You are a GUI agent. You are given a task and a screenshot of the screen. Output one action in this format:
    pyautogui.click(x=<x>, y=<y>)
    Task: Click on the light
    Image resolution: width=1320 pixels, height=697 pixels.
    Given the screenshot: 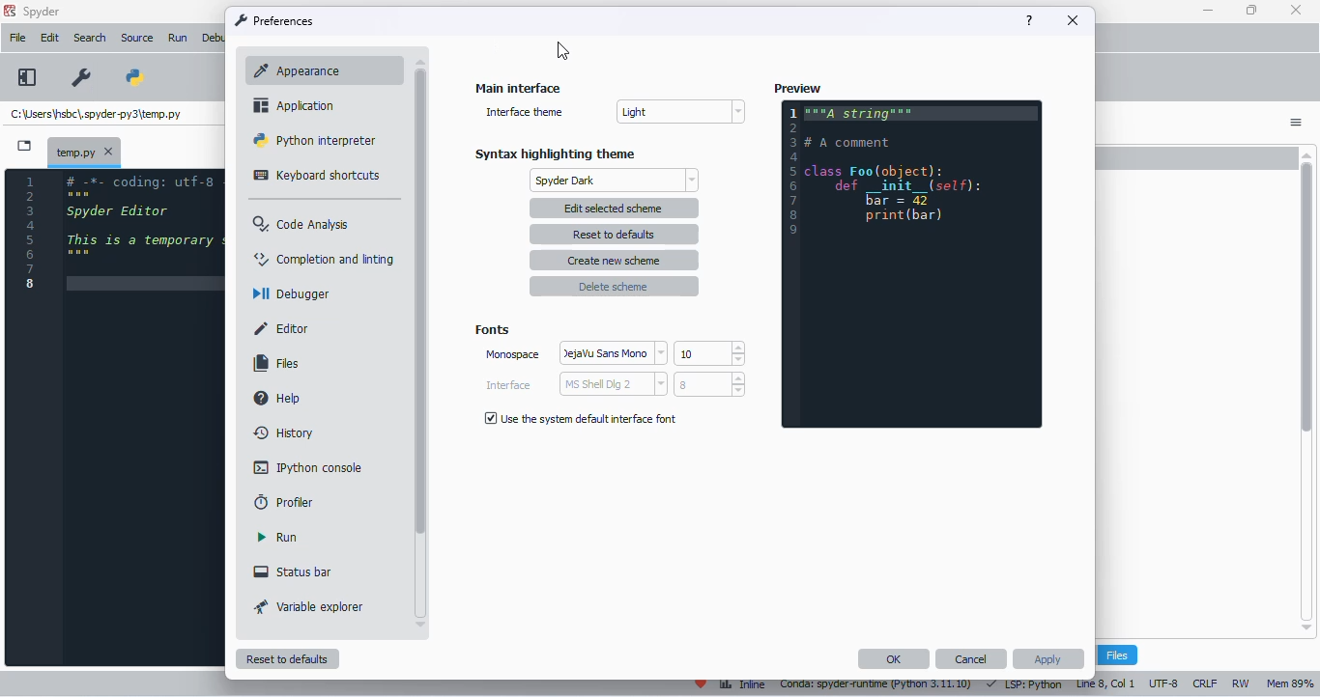 What is the action you would take?
    pyautogui.click(x=679, y=112)
    